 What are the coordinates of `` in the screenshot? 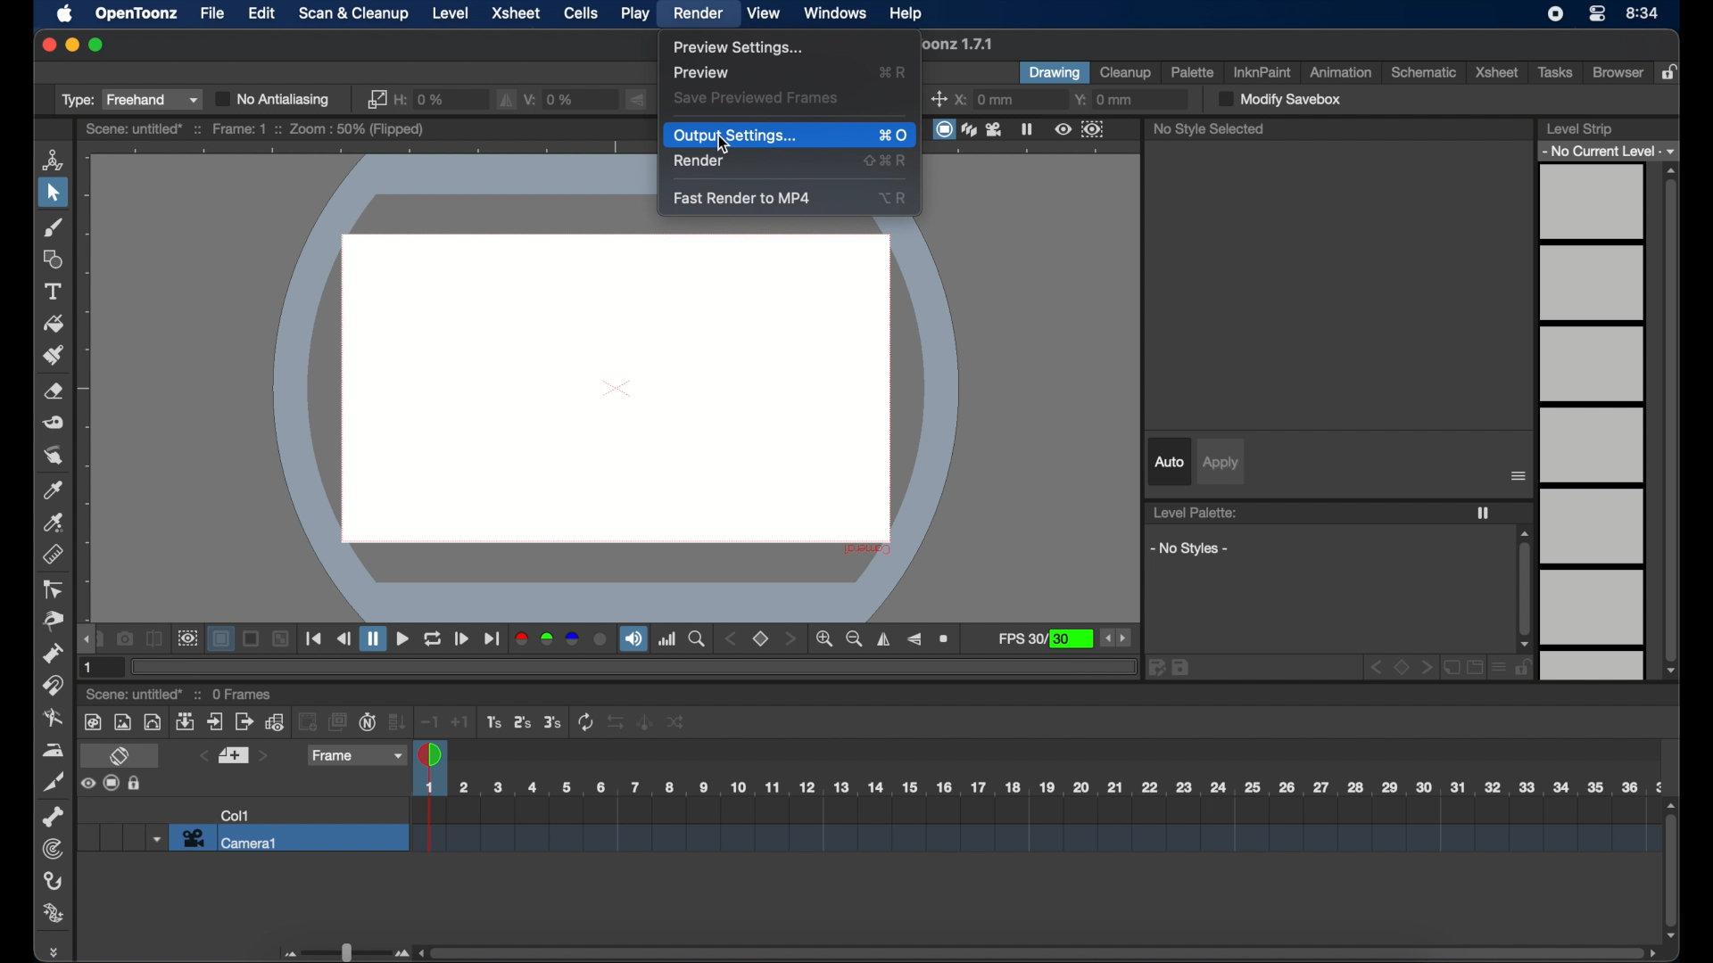 It's located at (186, 722).